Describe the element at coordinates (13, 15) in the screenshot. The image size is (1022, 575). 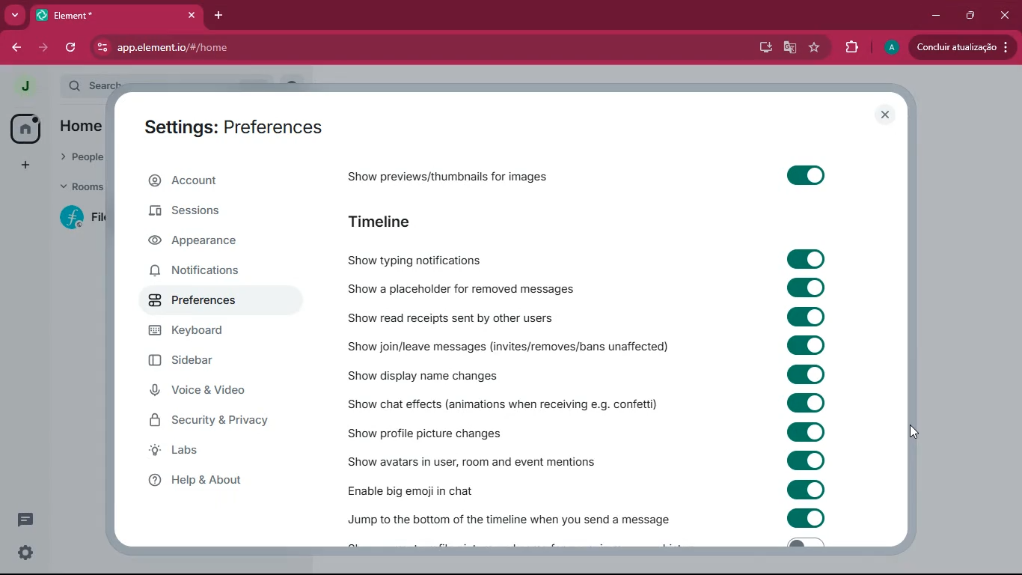
I see `more` at that location.